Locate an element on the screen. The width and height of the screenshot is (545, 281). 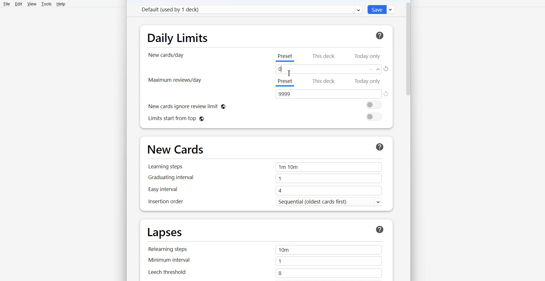
Maximum Review is located at coordinates (176, 80).